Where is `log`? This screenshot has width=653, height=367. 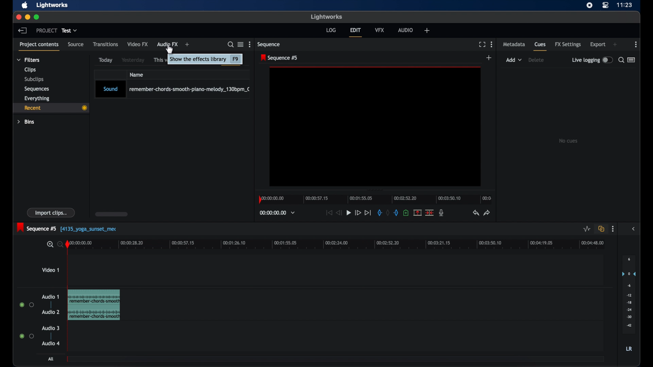
log is located at coordinates (331, 30).